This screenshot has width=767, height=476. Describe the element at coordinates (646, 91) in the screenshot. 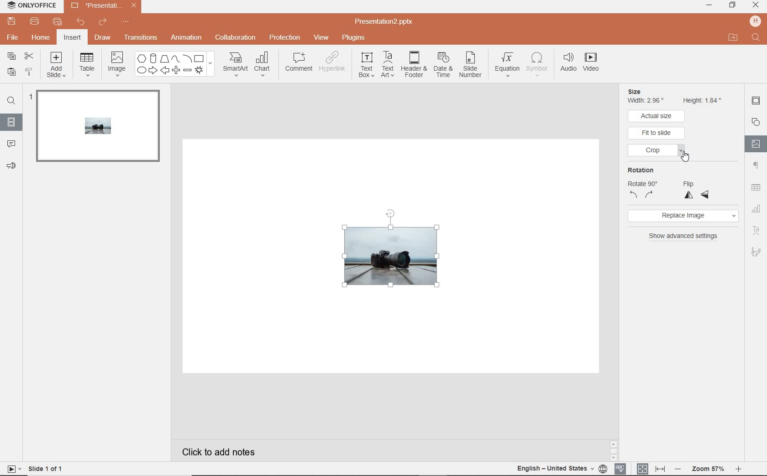

I see `Size` at that location.